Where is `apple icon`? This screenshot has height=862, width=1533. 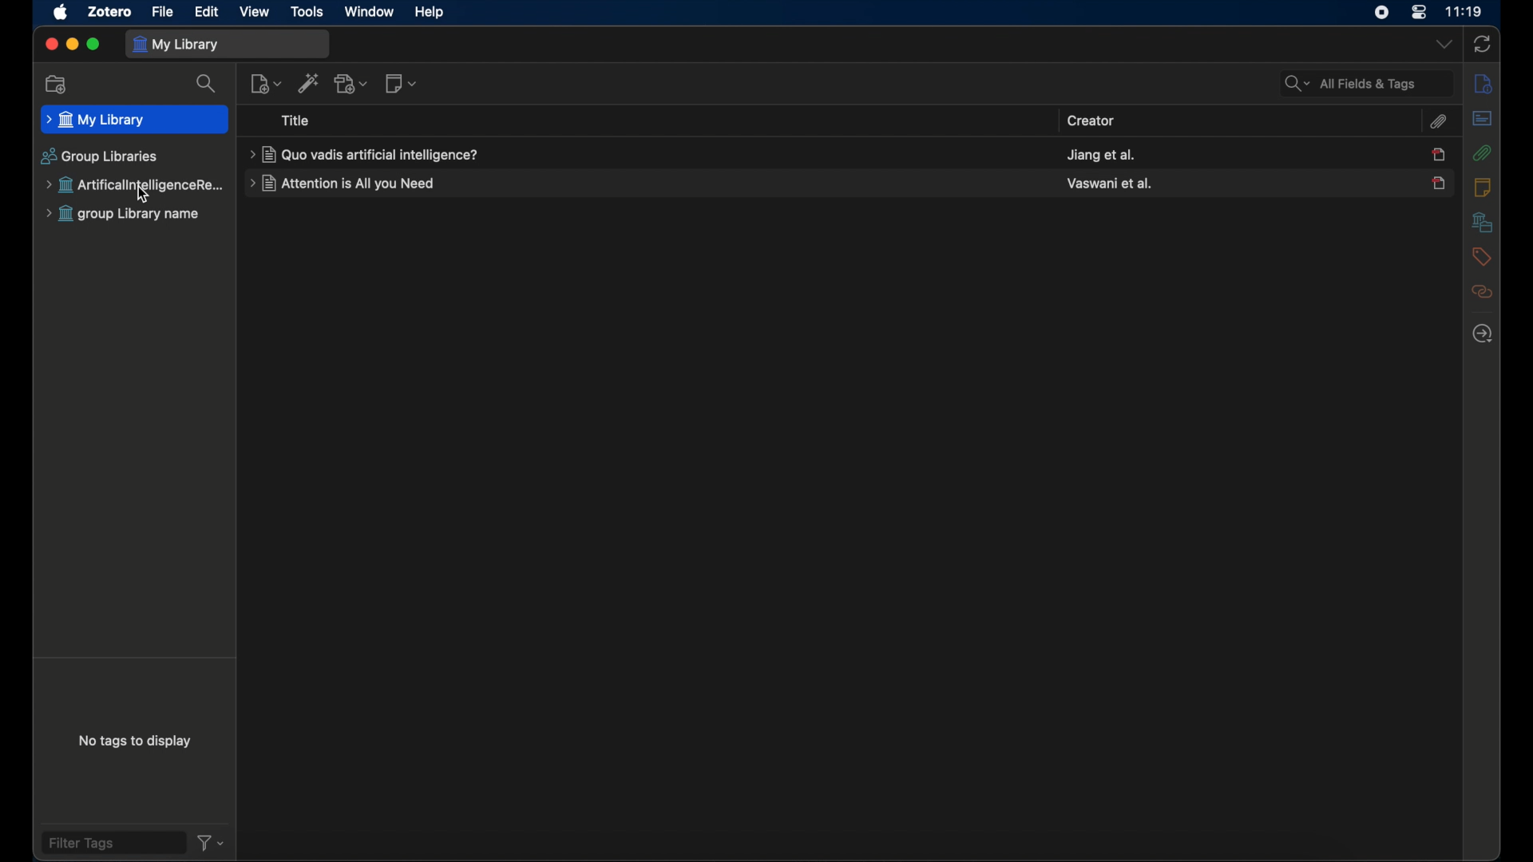
apple icon is located at coordinates (59, 13).